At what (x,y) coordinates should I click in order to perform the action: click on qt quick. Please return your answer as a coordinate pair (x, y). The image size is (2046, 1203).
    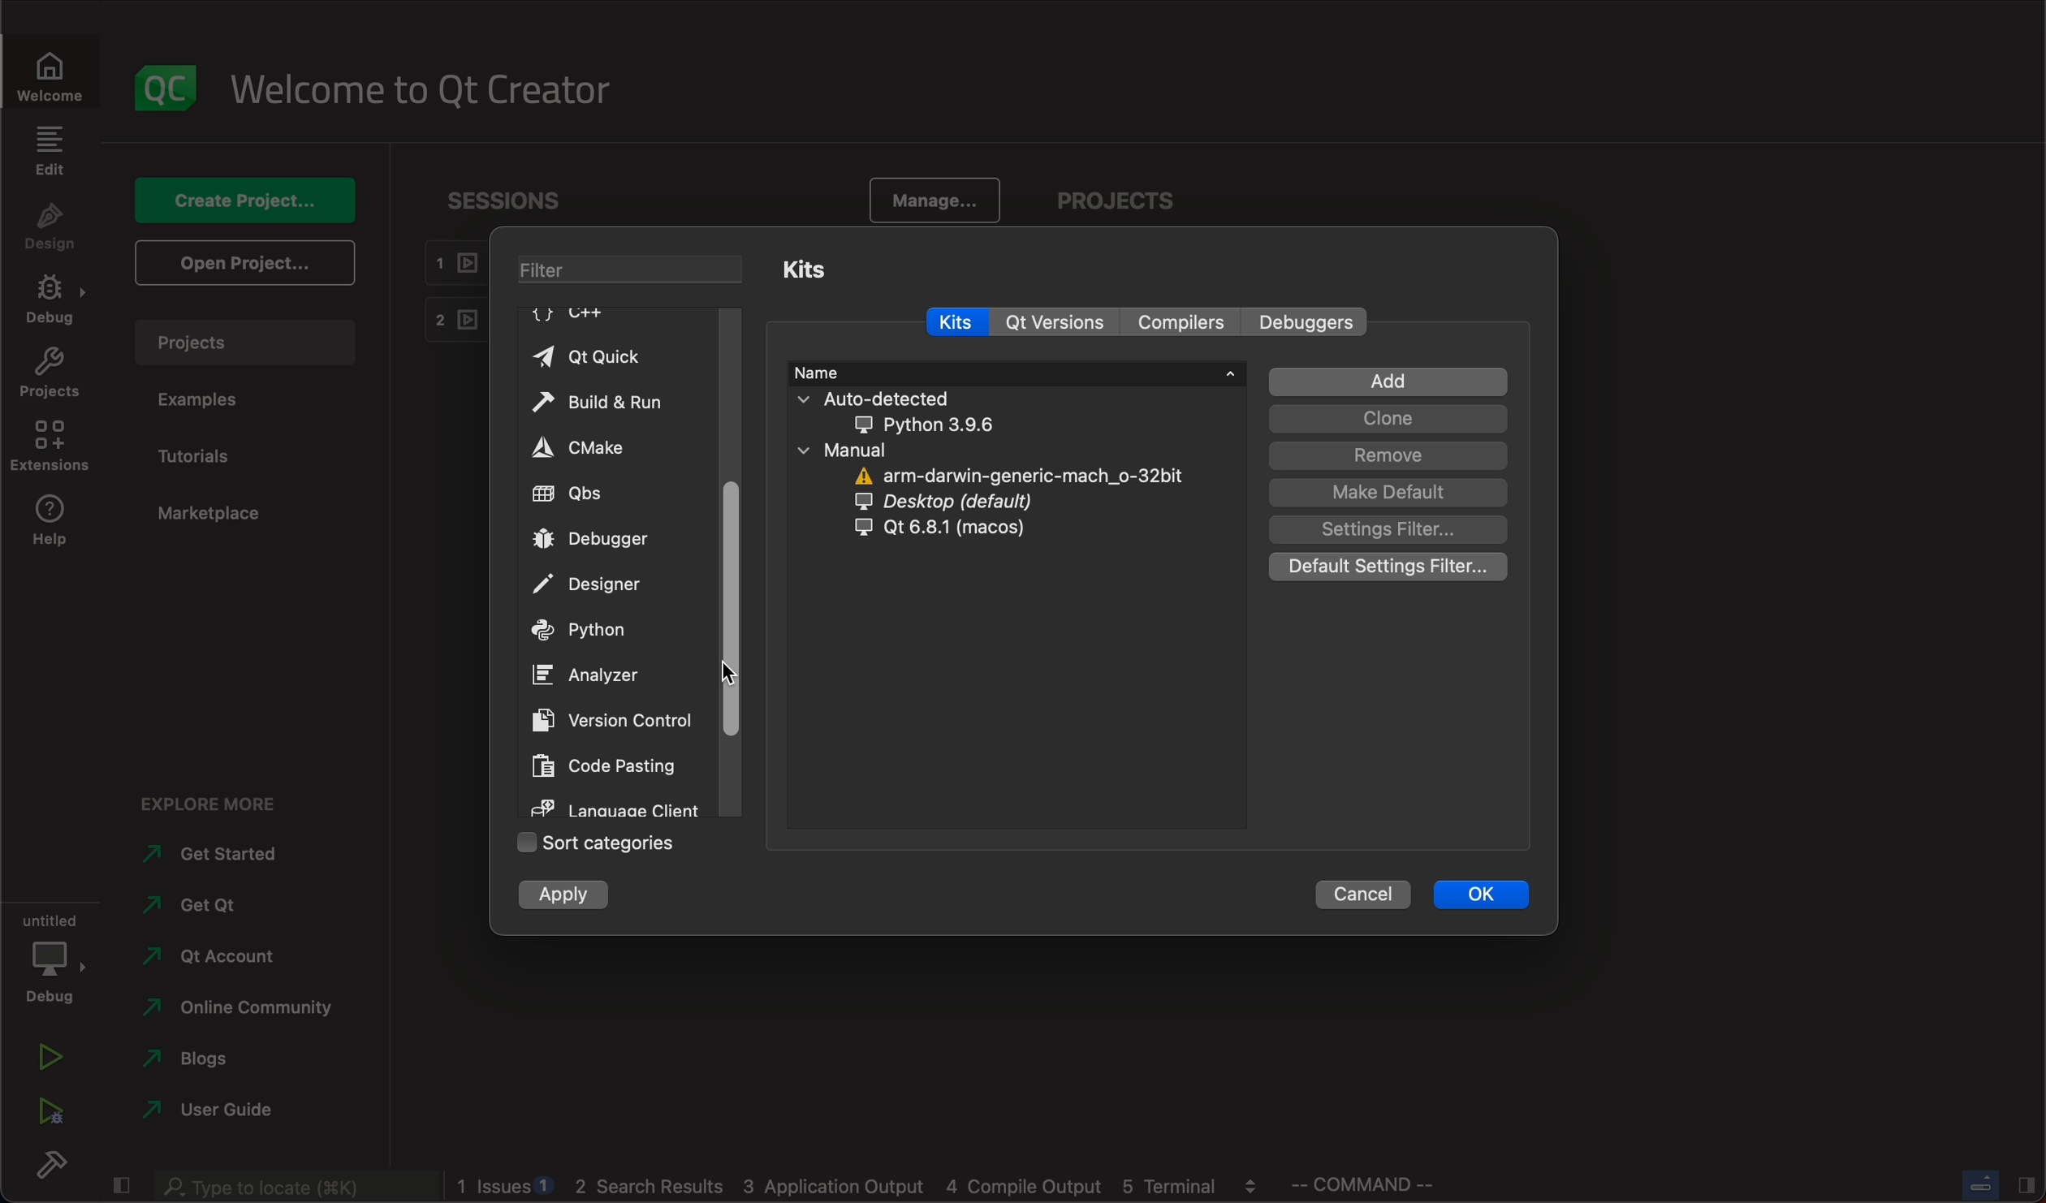
    Looking at the image, I should click on (611, 351).